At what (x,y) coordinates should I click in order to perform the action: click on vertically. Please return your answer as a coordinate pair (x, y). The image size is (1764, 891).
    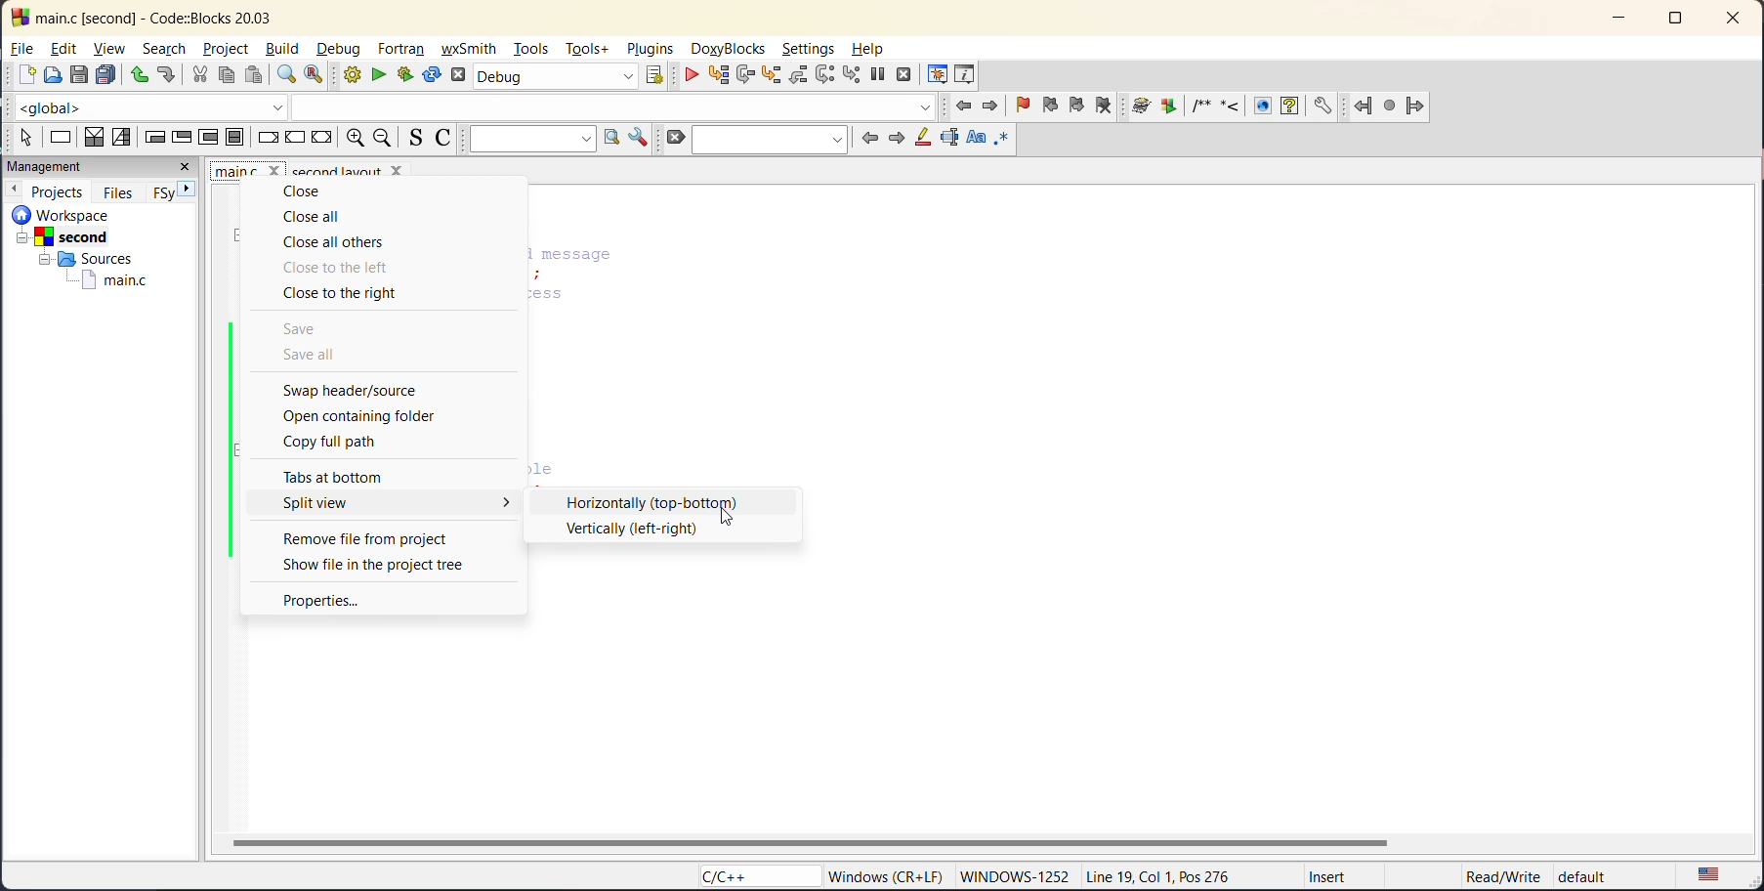
    Looking at the image, I should click on (633, 530).